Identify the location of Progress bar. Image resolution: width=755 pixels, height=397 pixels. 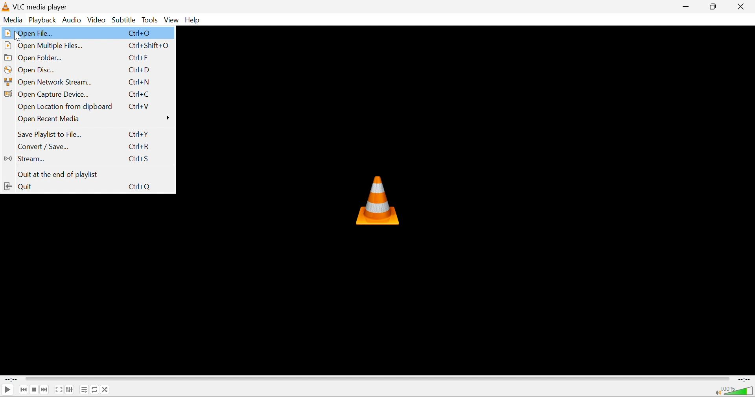
(377, 379).